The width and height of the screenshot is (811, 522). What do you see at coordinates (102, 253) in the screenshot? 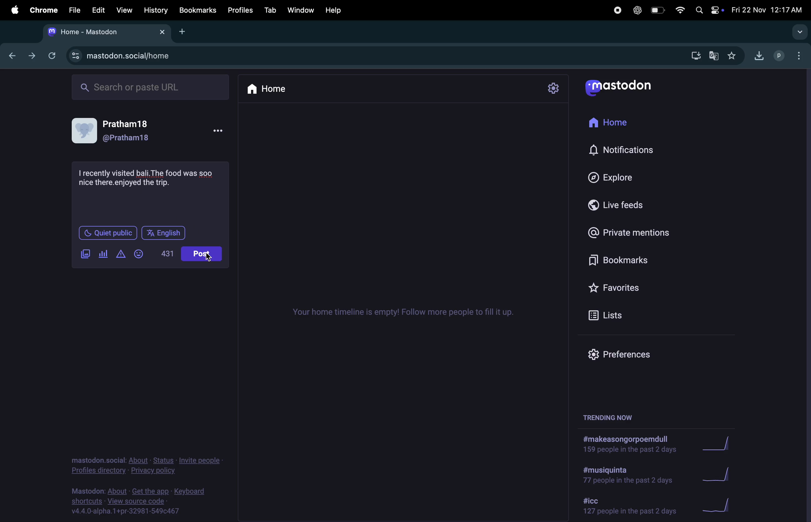
I see `poles` at bounding box center [102, 253].